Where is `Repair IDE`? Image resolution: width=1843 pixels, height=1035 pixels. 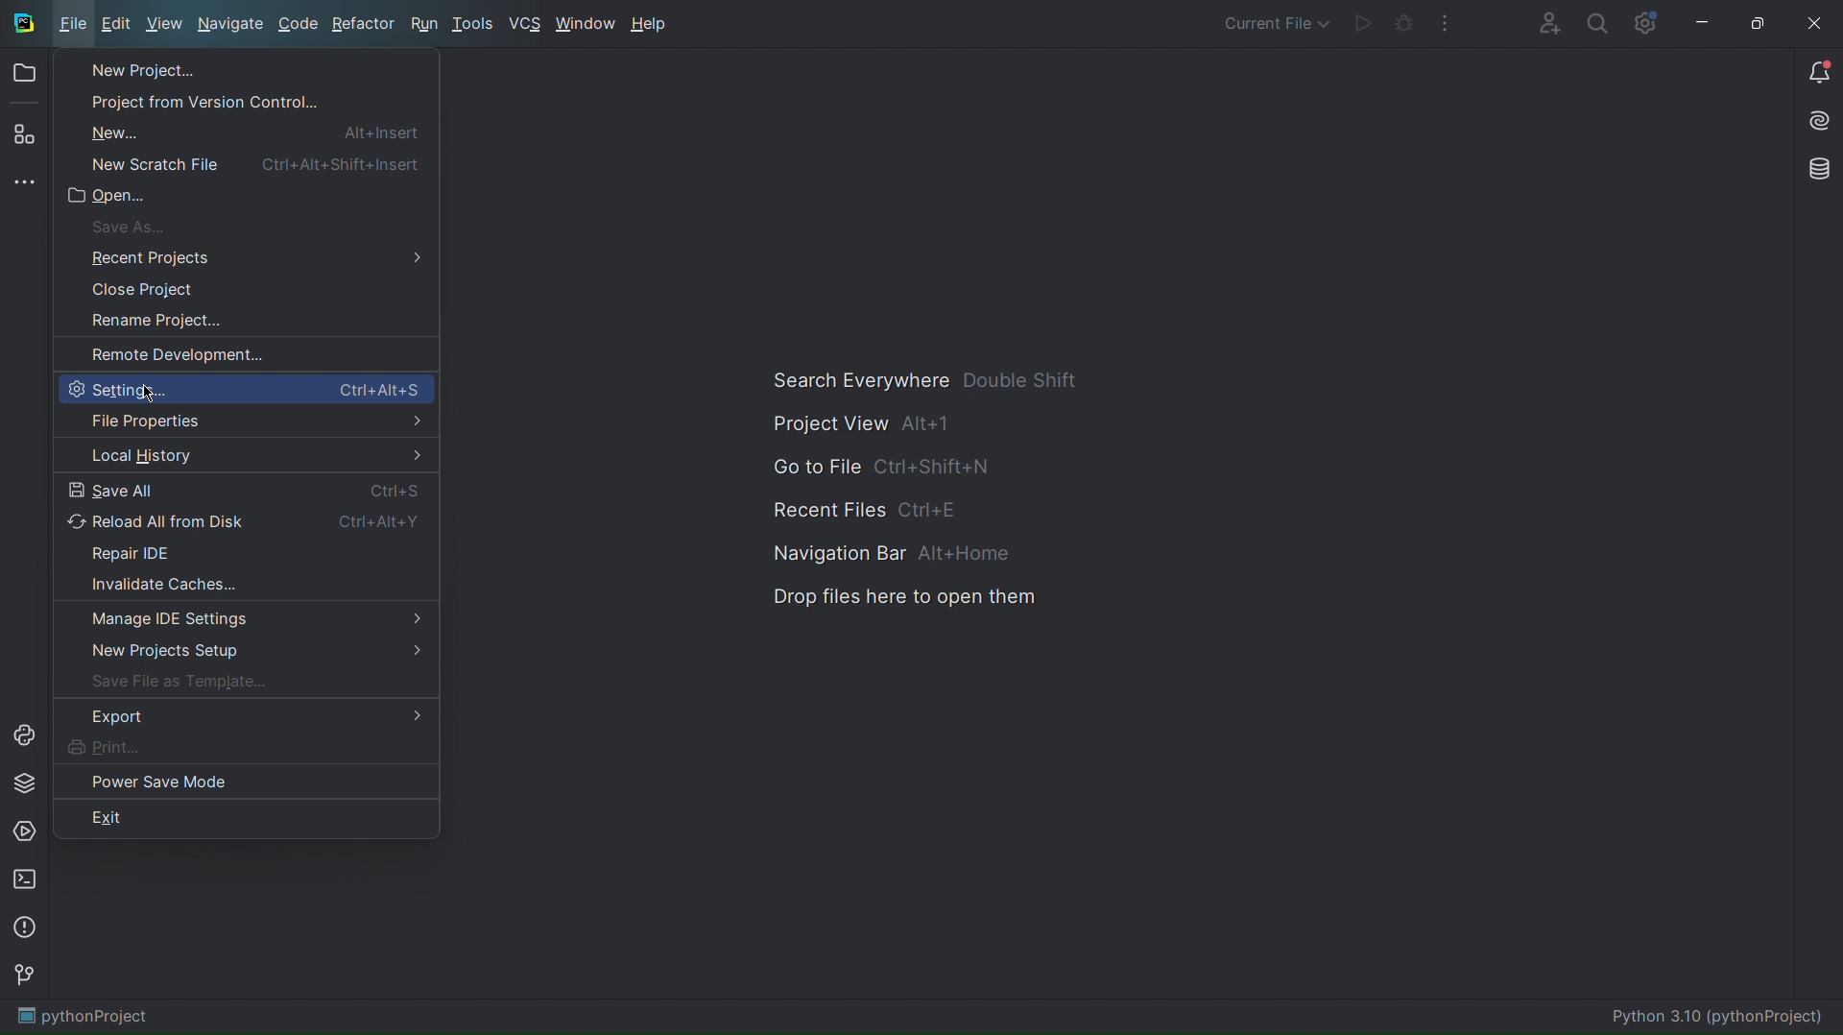
Repair IDE is located at coordinates (244, 555).